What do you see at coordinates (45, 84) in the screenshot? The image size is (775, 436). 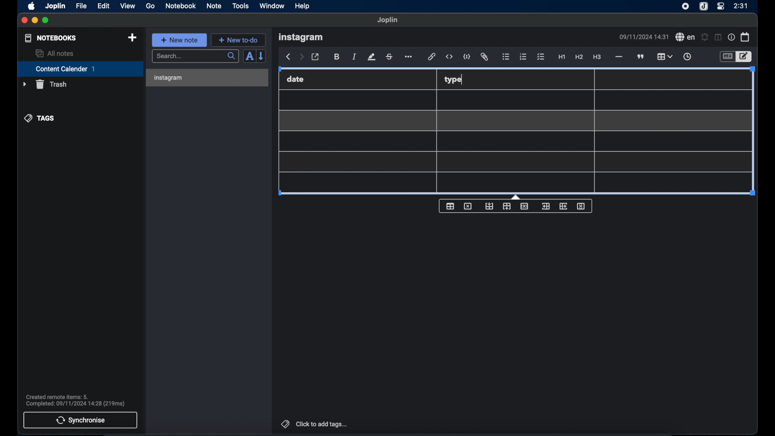 I see `trash` at bounding box center [45, 84].